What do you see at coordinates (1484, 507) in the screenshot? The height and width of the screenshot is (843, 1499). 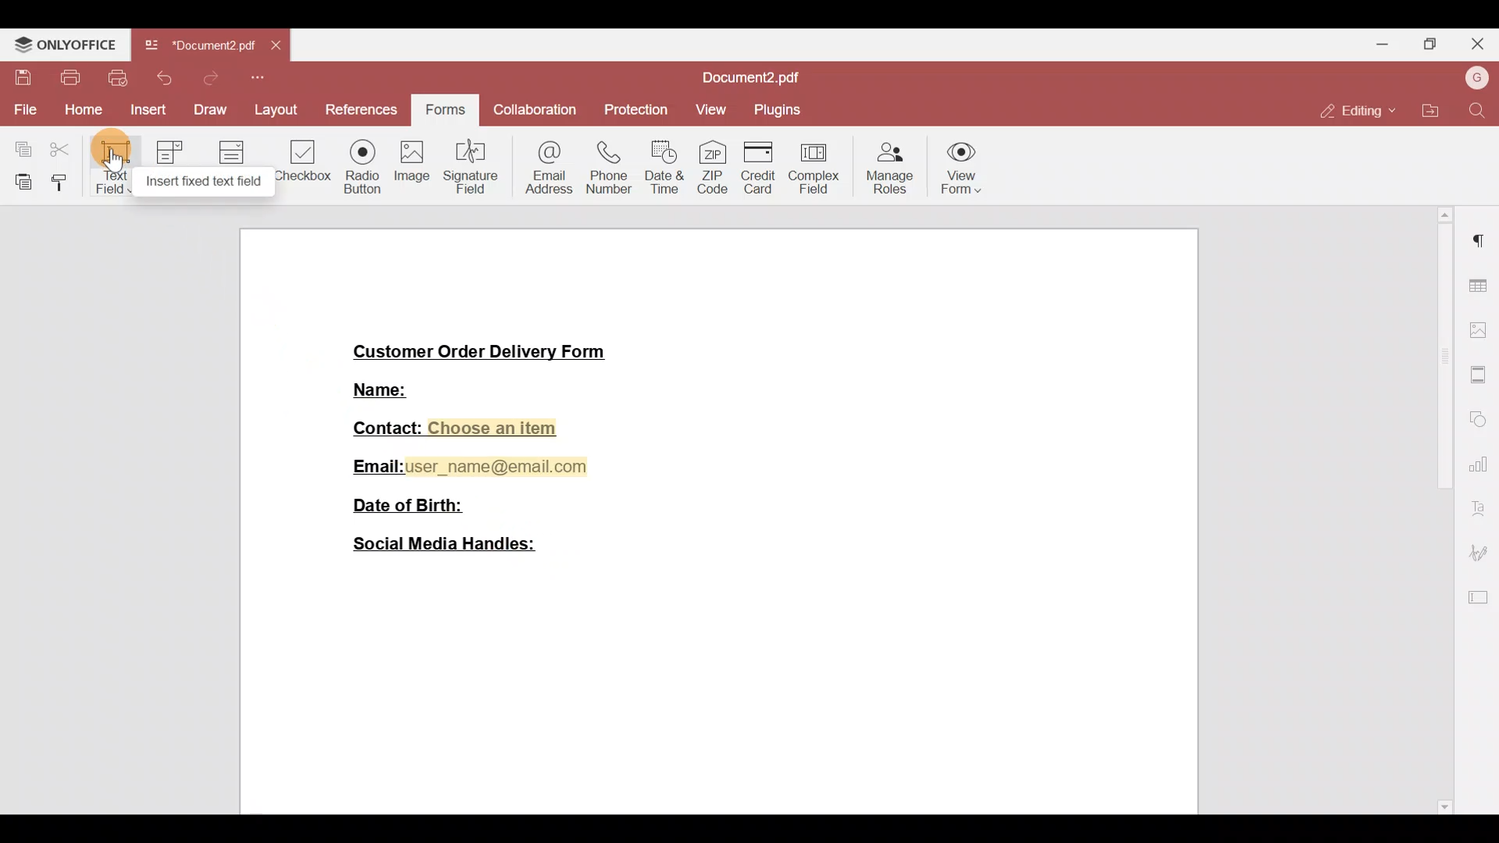 I see `Font settings` at bounding box center [1484, 507].